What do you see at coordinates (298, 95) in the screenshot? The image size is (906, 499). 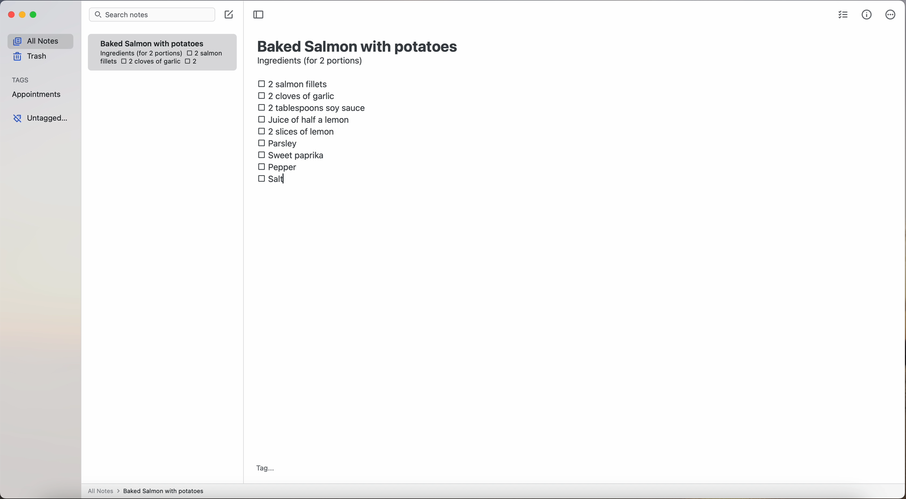 I see `2 cloves of garlic` at bounding box center [298, 95].